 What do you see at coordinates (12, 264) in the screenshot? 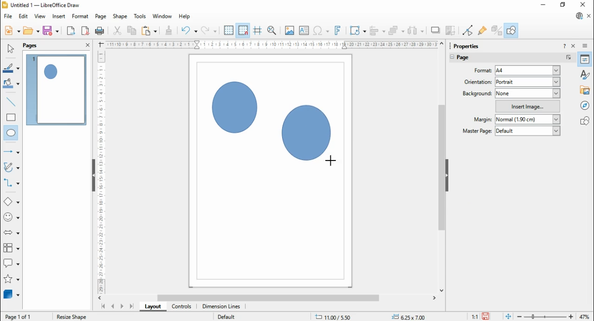
I see `callout shapes` at bounding box center [12, 264].